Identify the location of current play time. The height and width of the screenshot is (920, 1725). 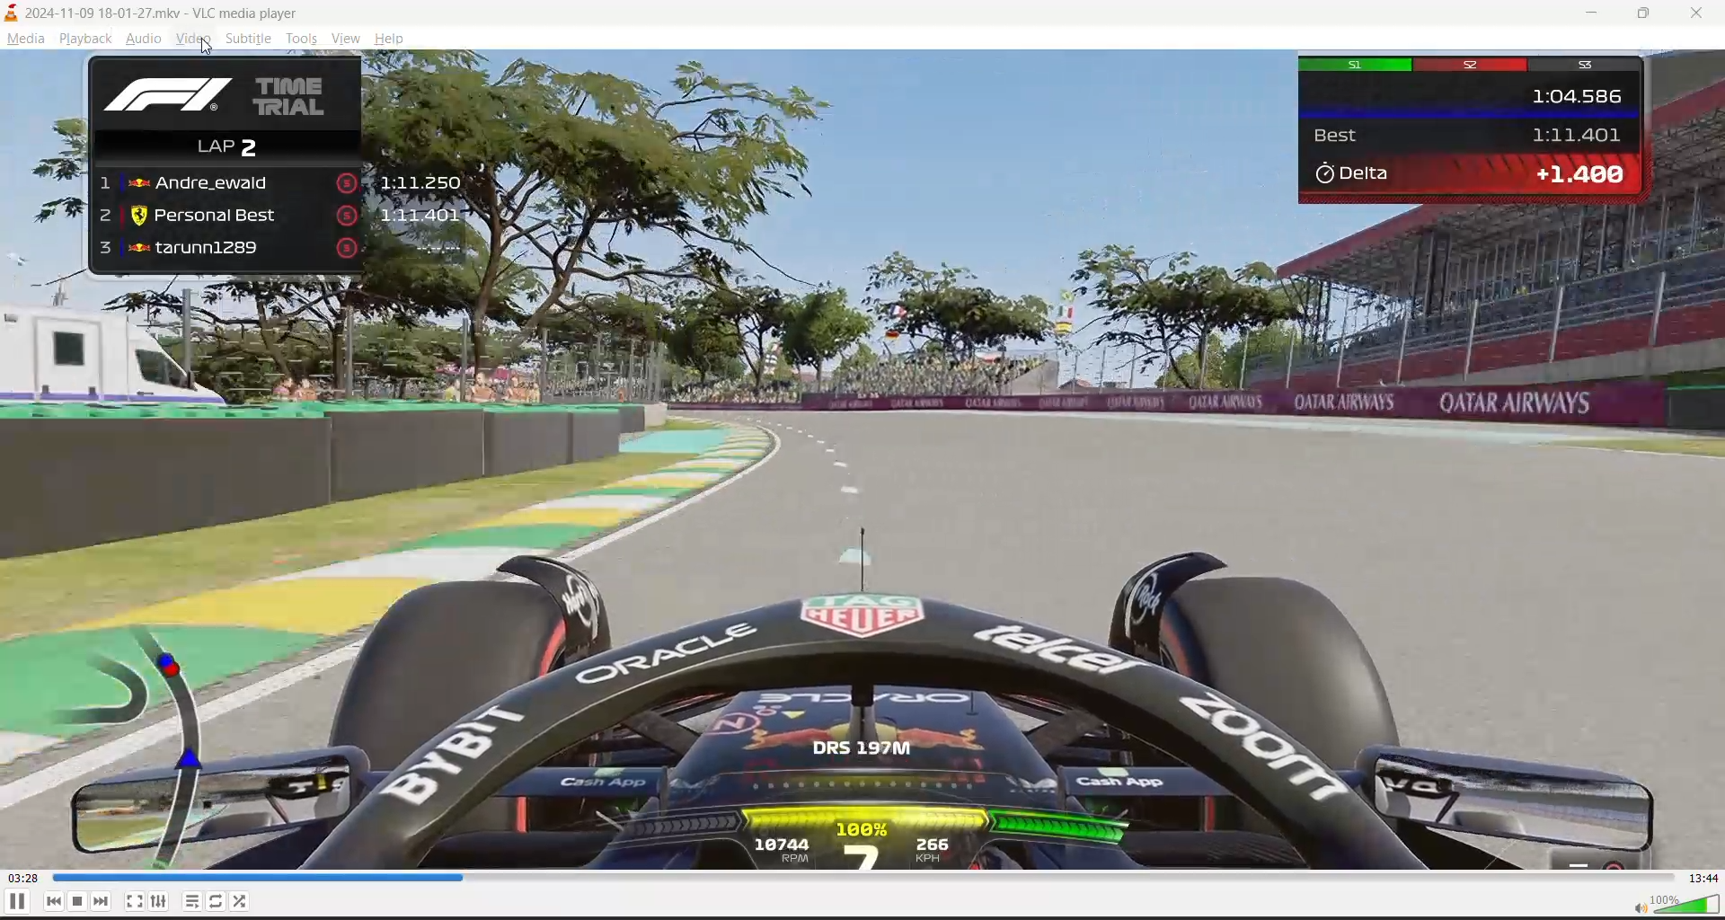
(43, 880).